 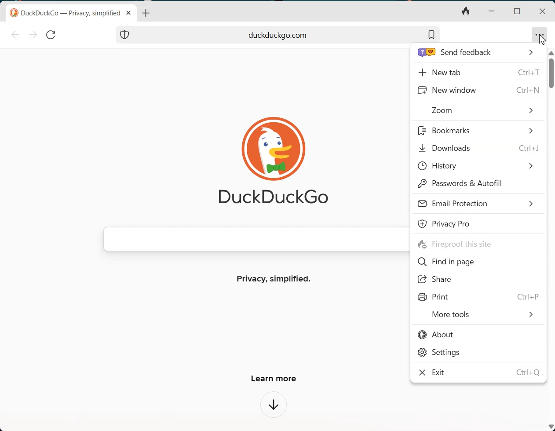 What do you see at coordinates (479, 297) in the screenshot?
I see `Print` at bounding box center [479, 297].